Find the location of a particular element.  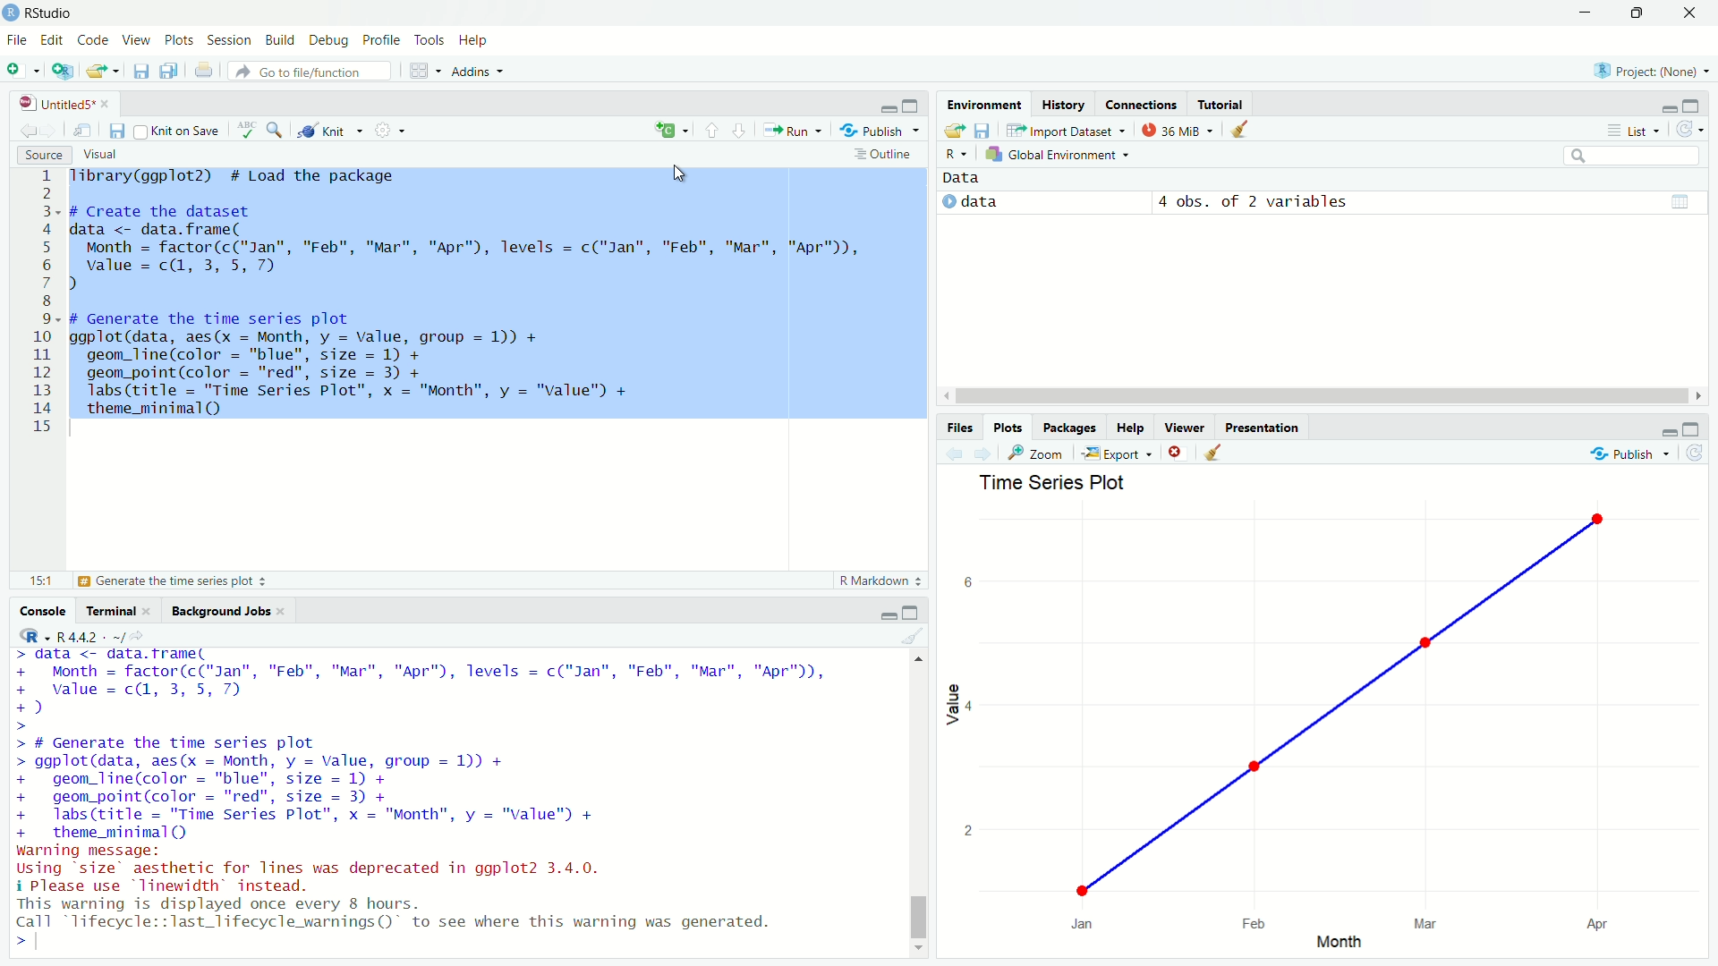

typing cursor is located at coordinates (81, 430).